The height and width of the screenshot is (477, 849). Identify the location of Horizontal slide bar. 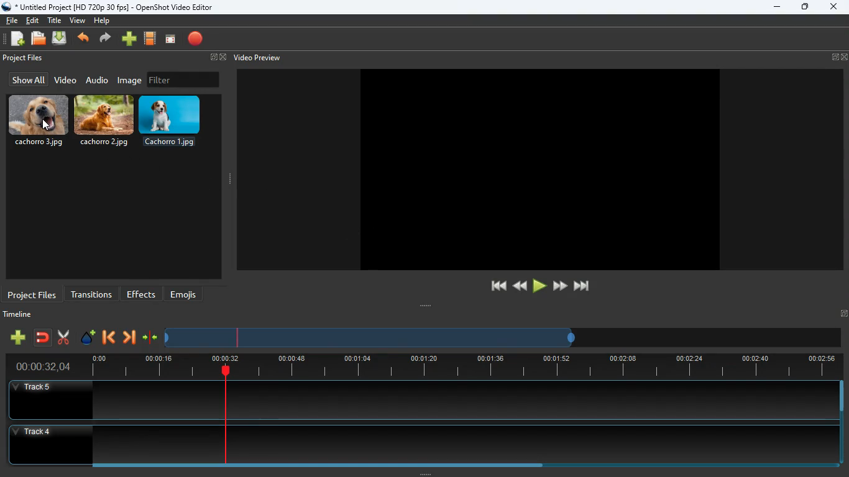
(457, 465).